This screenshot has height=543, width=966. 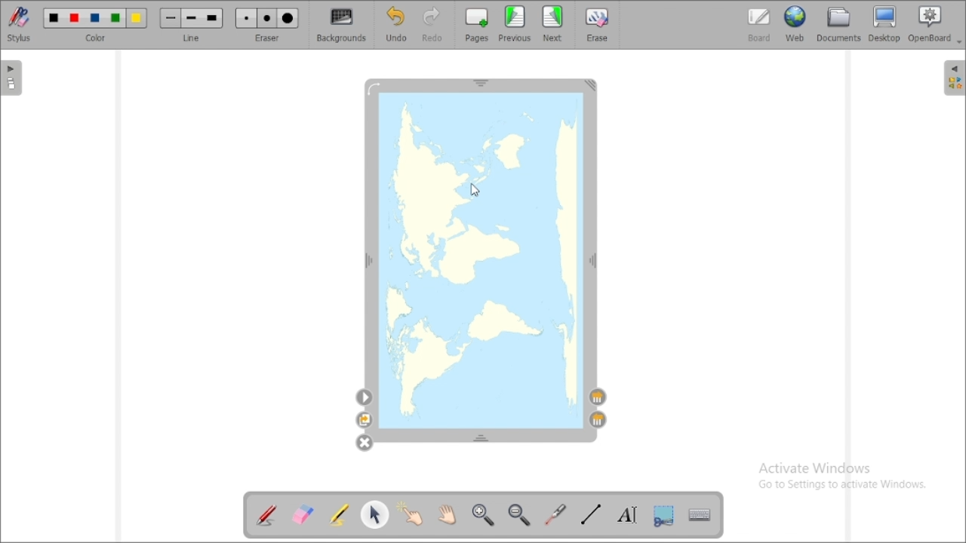 I want to click on stylus, so click(x=19, y=24).